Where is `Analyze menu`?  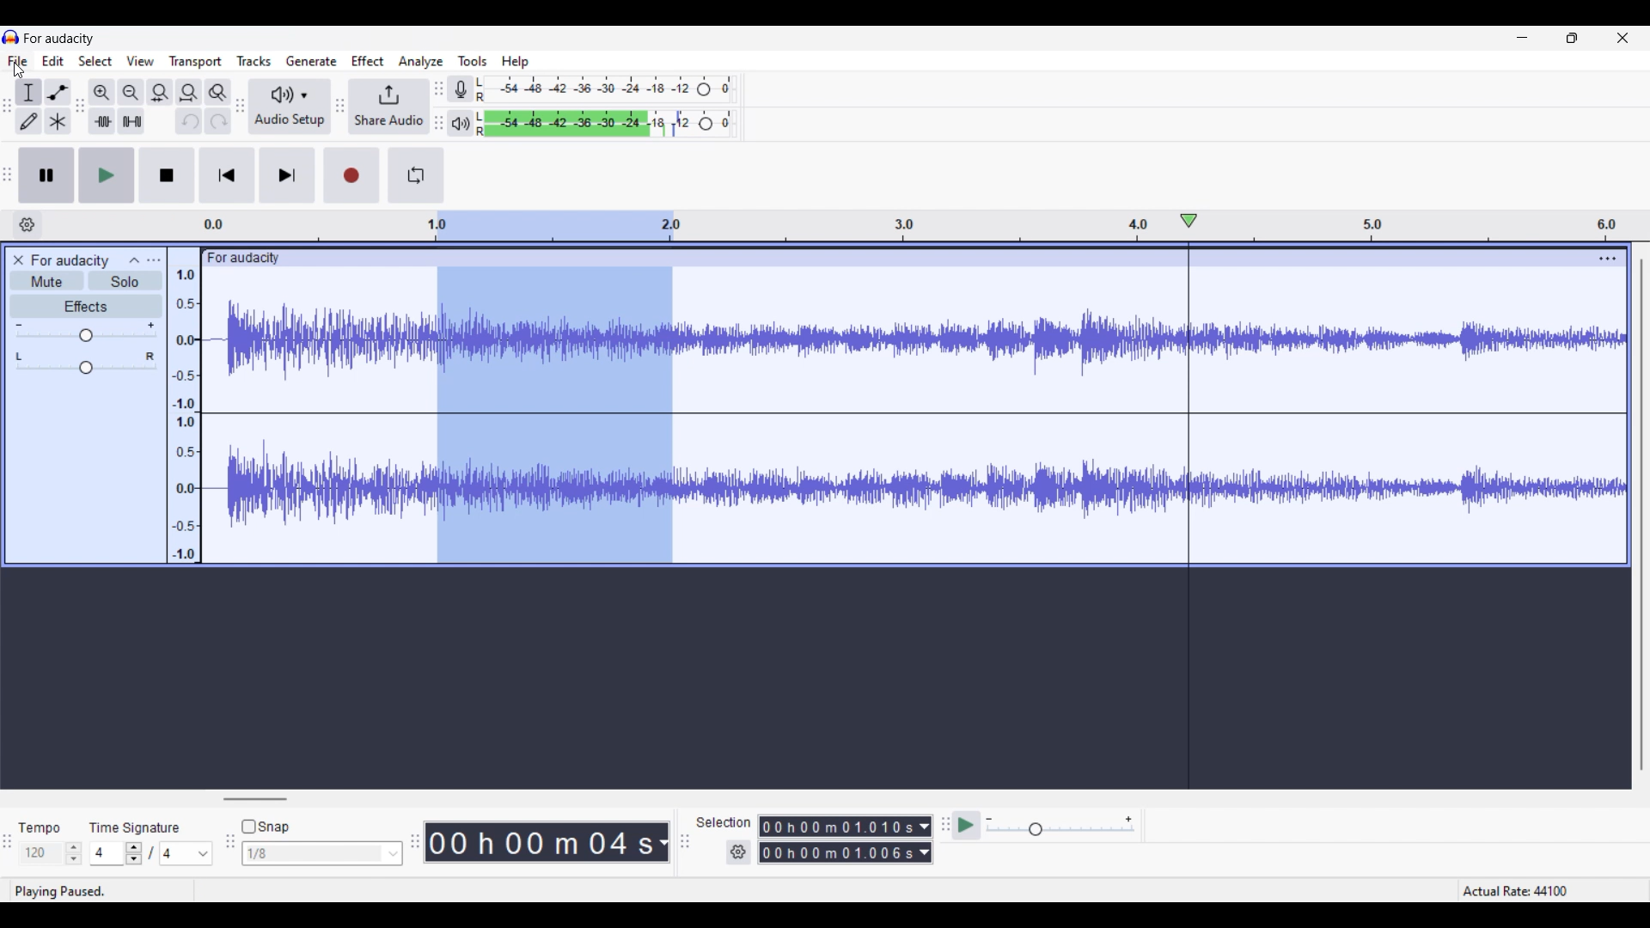
Analyze menu is located at coordinates (420, 62).